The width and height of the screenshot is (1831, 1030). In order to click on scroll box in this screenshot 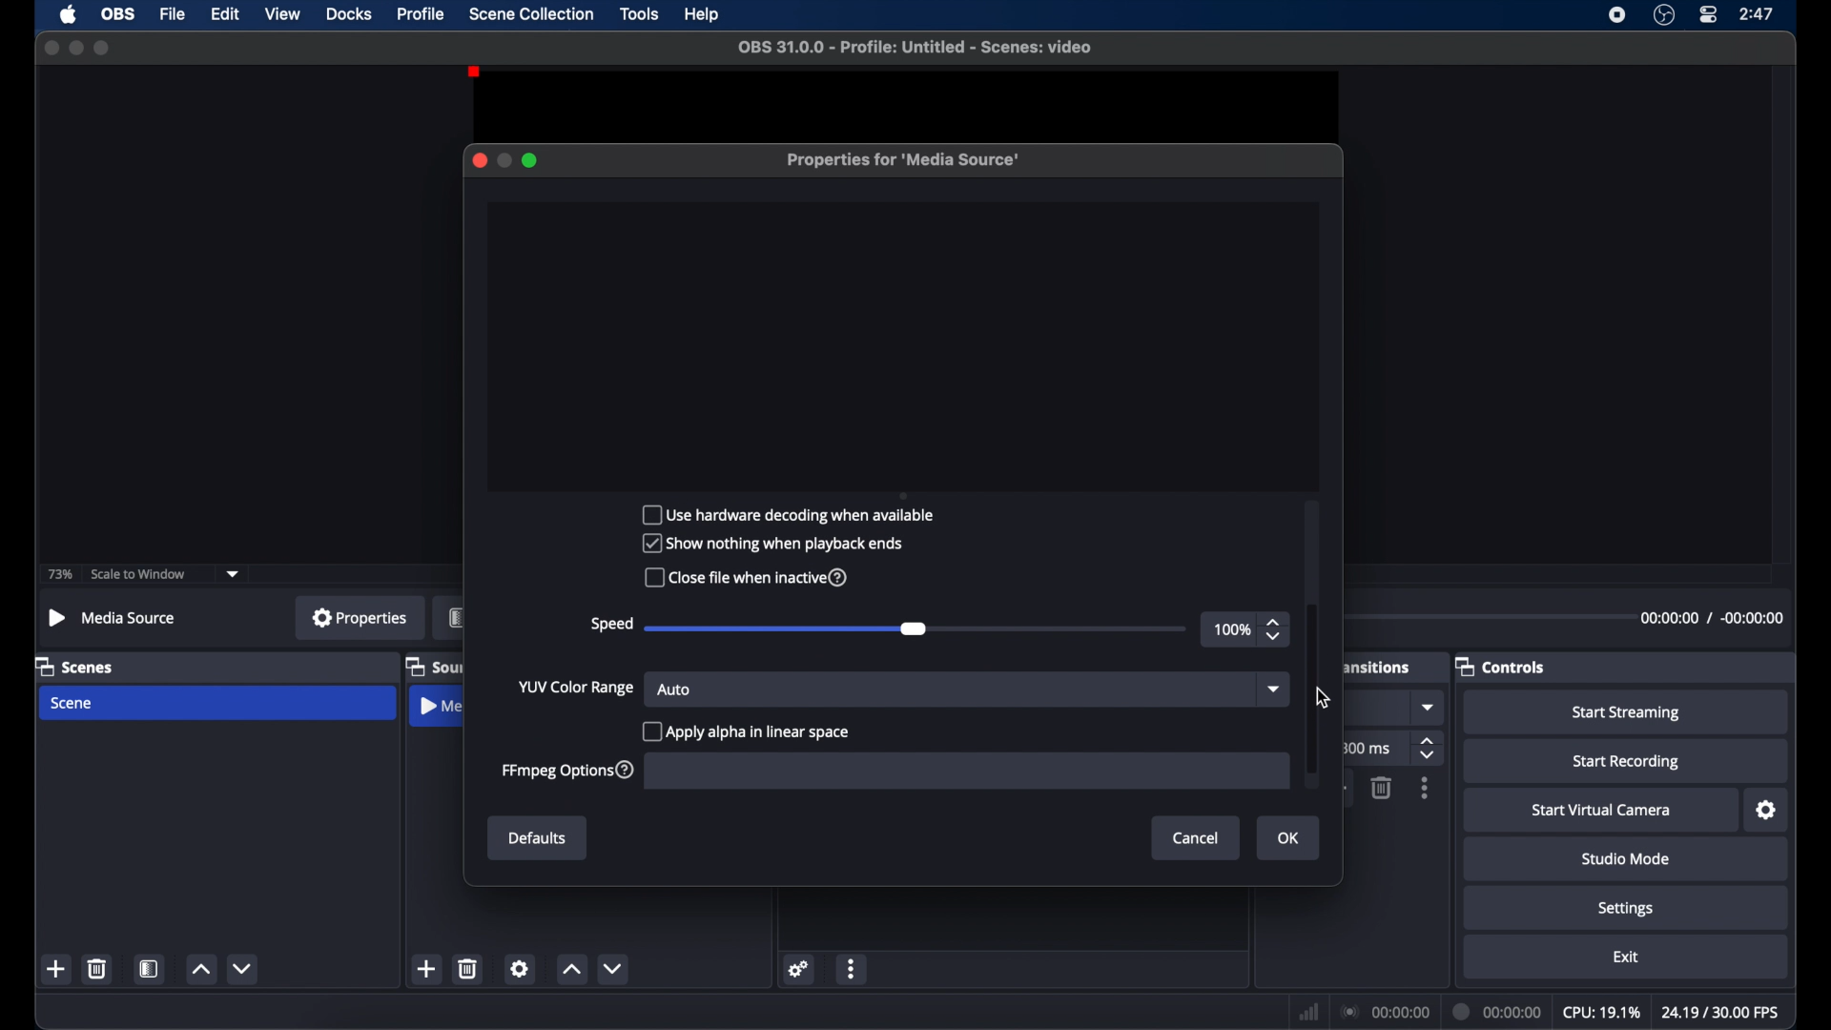, I will do `click(1311, 637)`.